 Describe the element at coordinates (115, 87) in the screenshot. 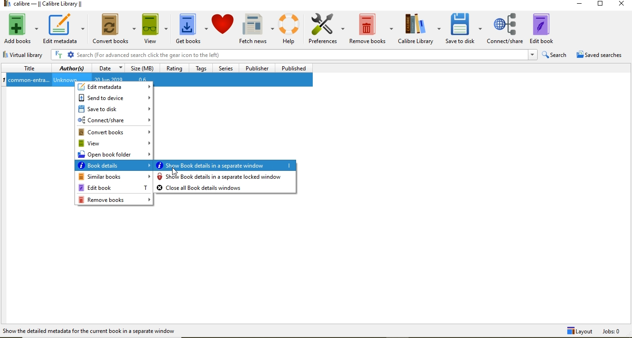

I see `edit metadata` at that location.